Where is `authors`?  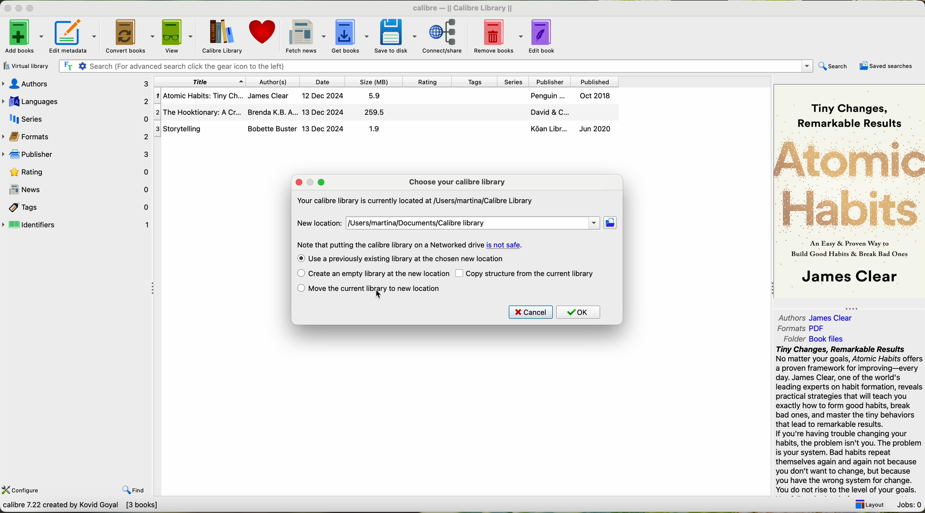
authors is located at coordinates (75, 83).